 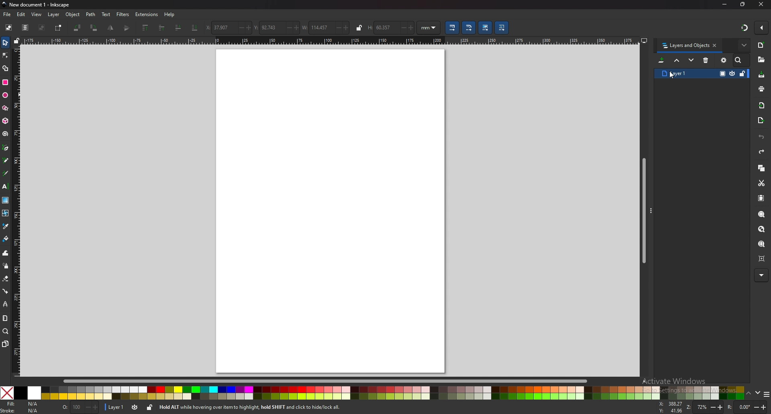 What do you see at coordinates (745, 28) in the screenshot?
I see `snapping` at bounding box center [745, 28].